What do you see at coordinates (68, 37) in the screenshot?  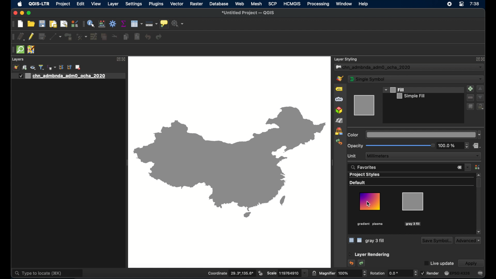 I see `polygon feature` at bounding box center [68, 37].